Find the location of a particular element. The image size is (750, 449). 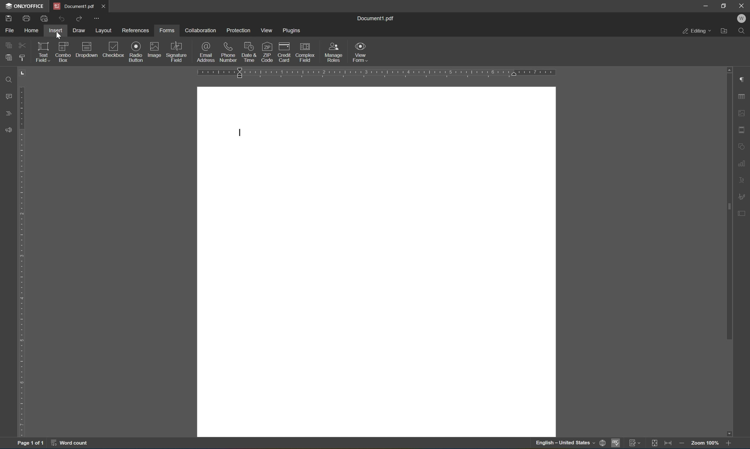

combo box is located at coordinates (63, 53).